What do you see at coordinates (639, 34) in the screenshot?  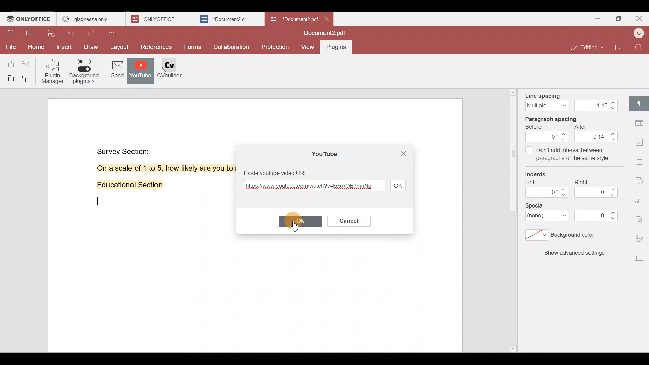 I see `Account name` at bounding box center [639, 34].